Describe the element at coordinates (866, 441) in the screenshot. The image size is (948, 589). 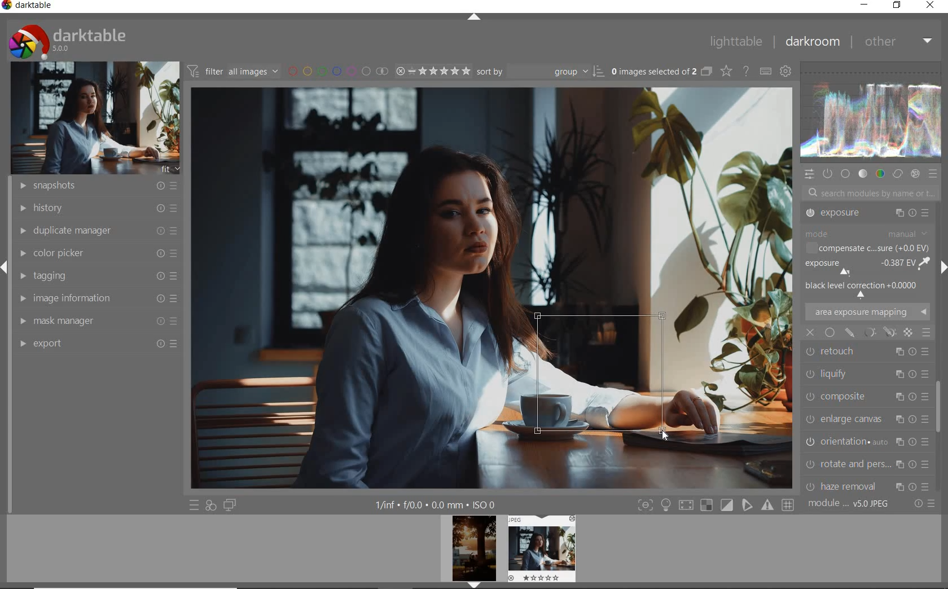
I see `CHROMATIC ABER` at that location.